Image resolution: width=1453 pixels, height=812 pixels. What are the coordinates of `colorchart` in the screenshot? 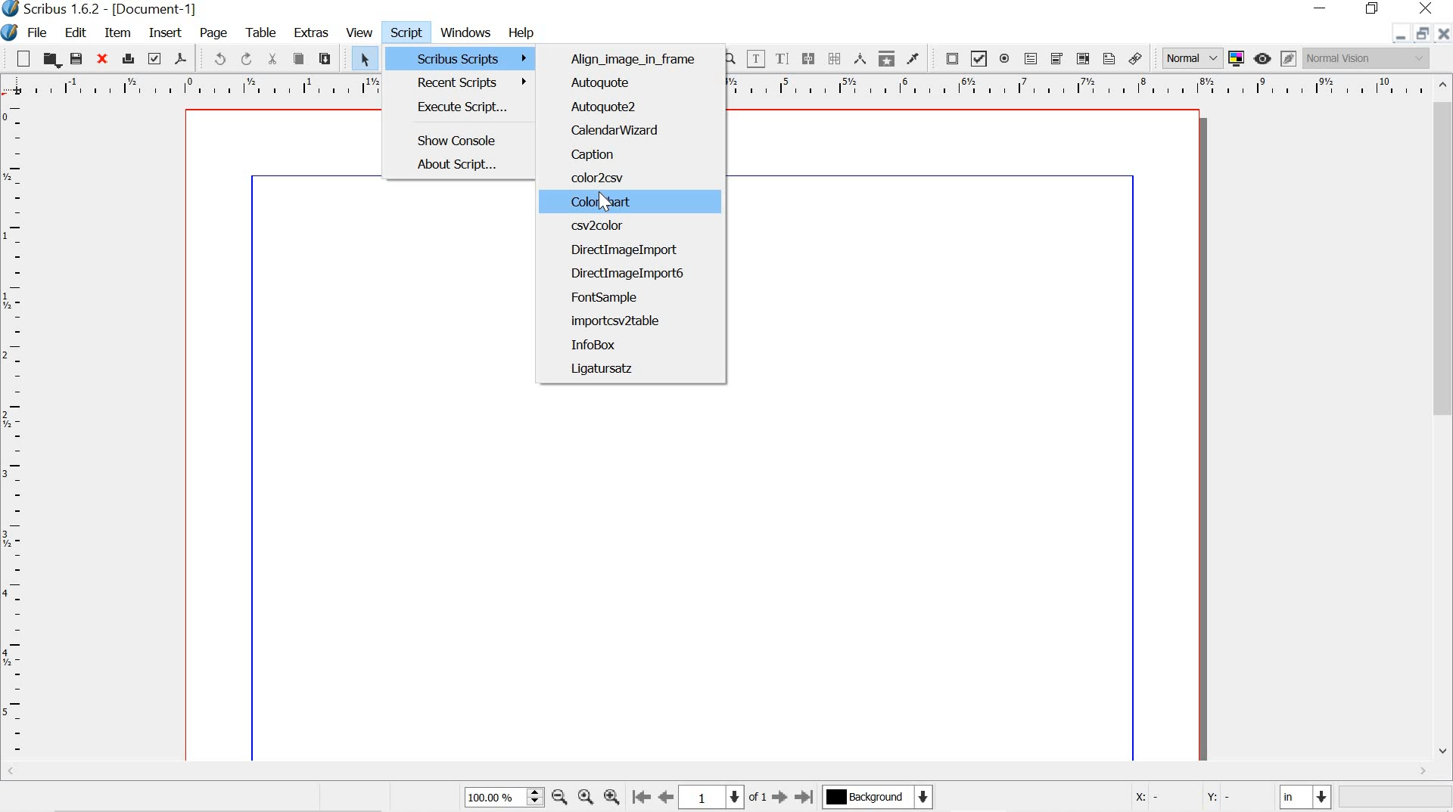 It's located at (638, 202).